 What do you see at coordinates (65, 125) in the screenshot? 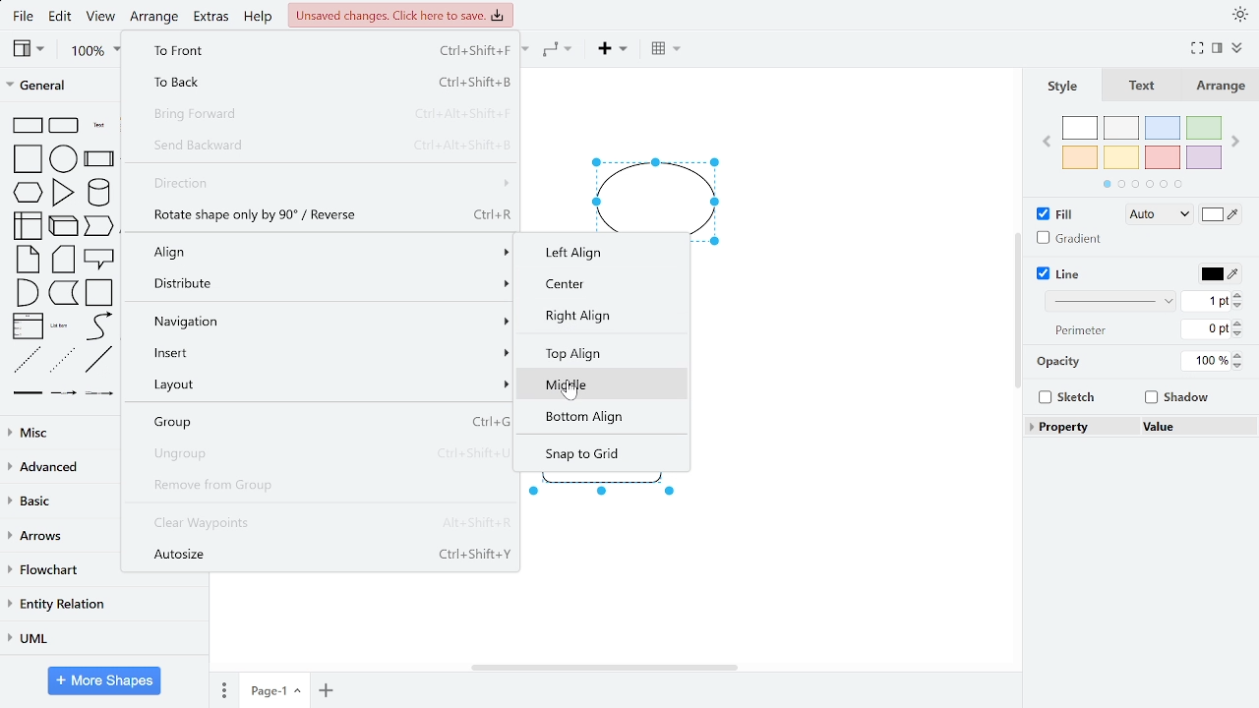
I see `rounded rectangle` at bounding box center [65, 125].